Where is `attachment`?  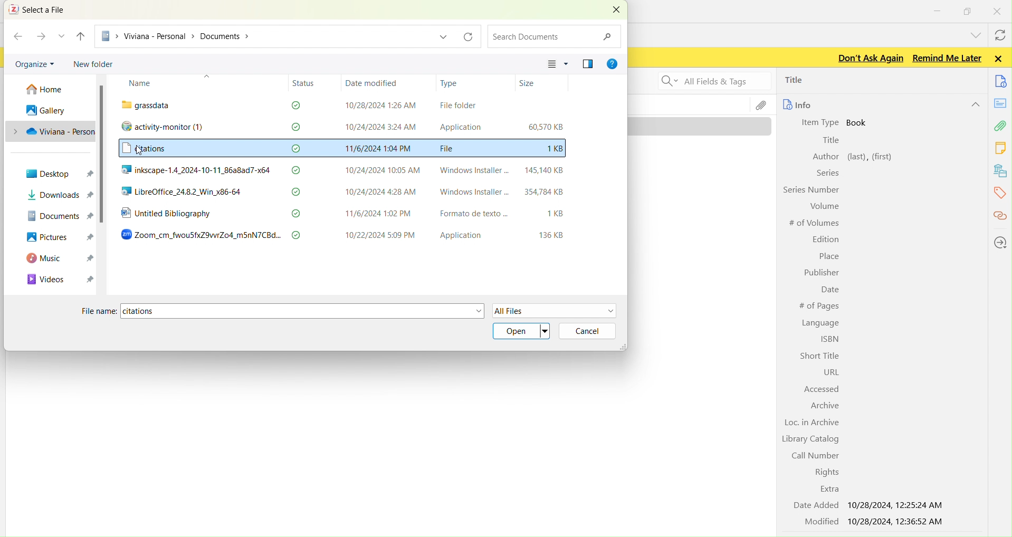
attachment is located at coordinates (1001, 126).